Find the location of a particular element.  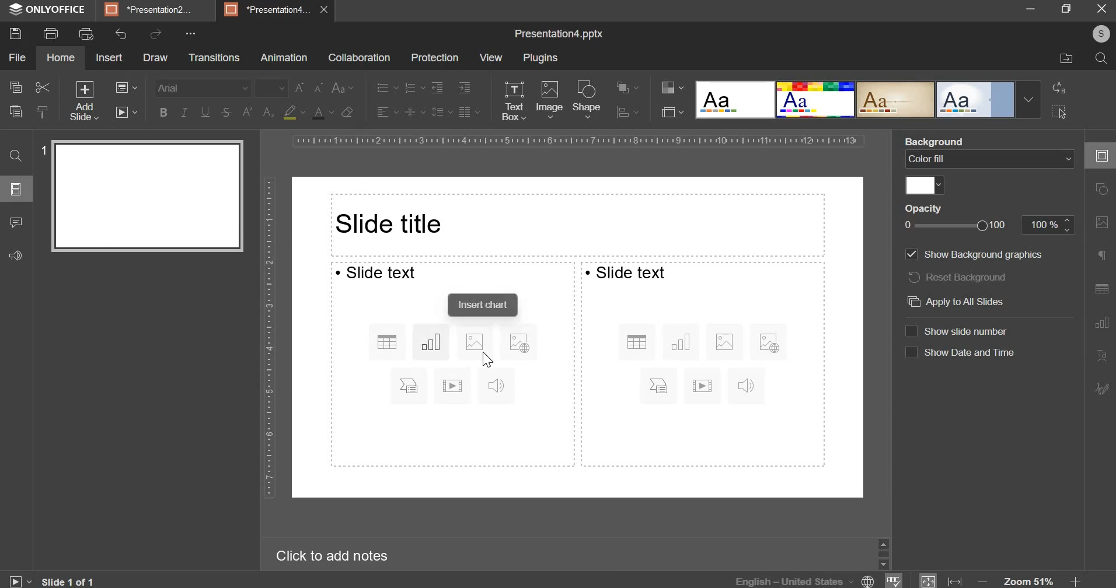

presentation4... is located at coordinates (268, 9).